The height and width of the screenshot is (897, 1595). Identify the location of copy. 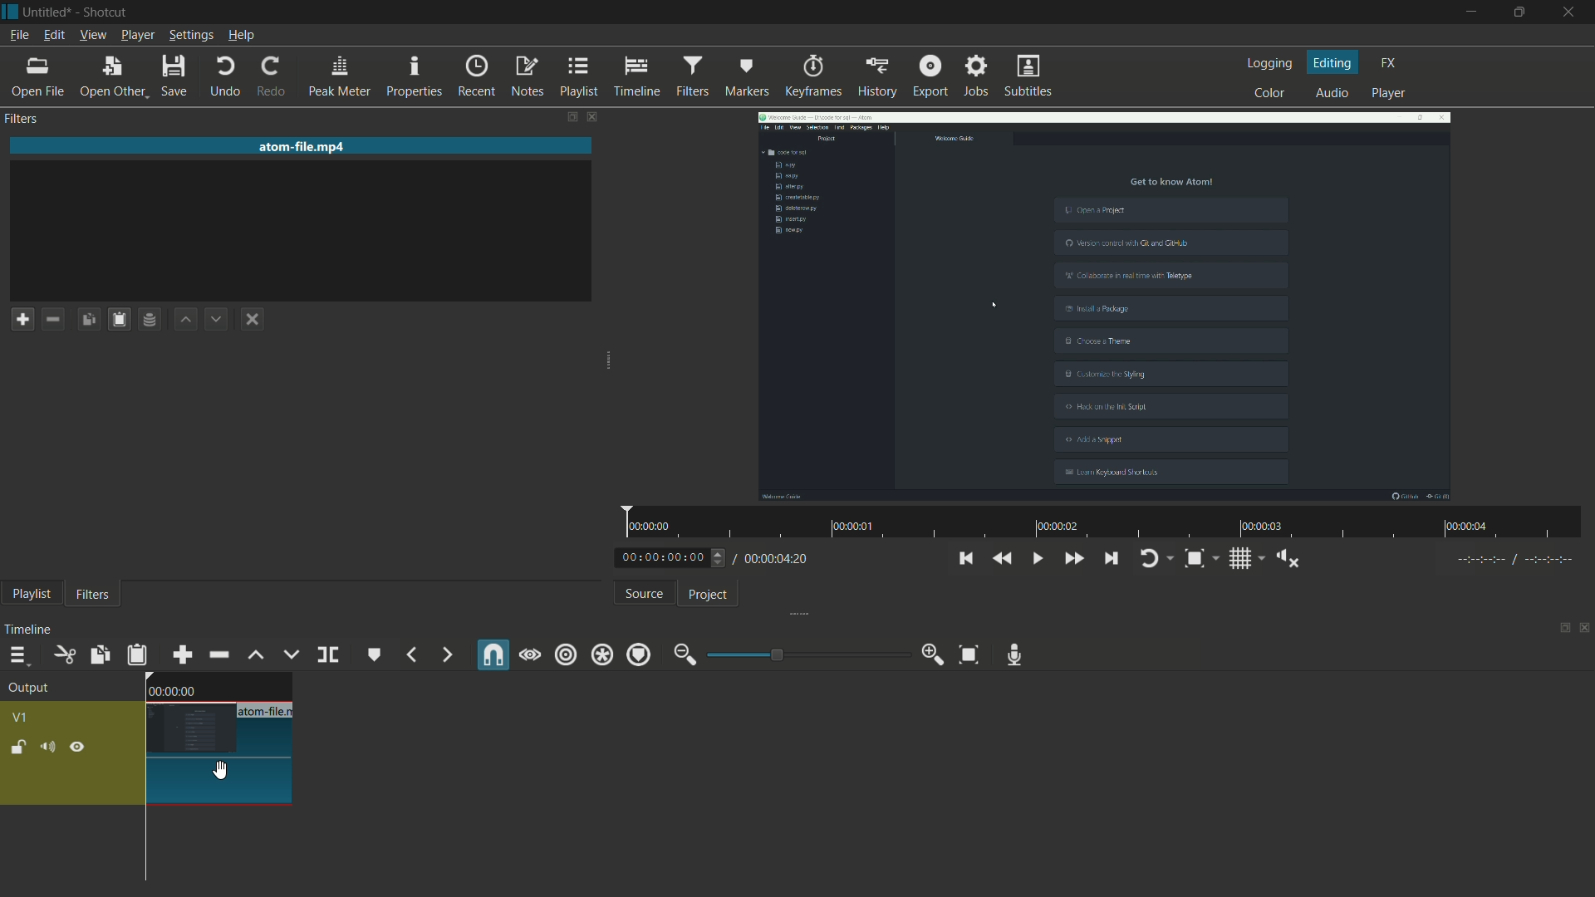
(243, 429).